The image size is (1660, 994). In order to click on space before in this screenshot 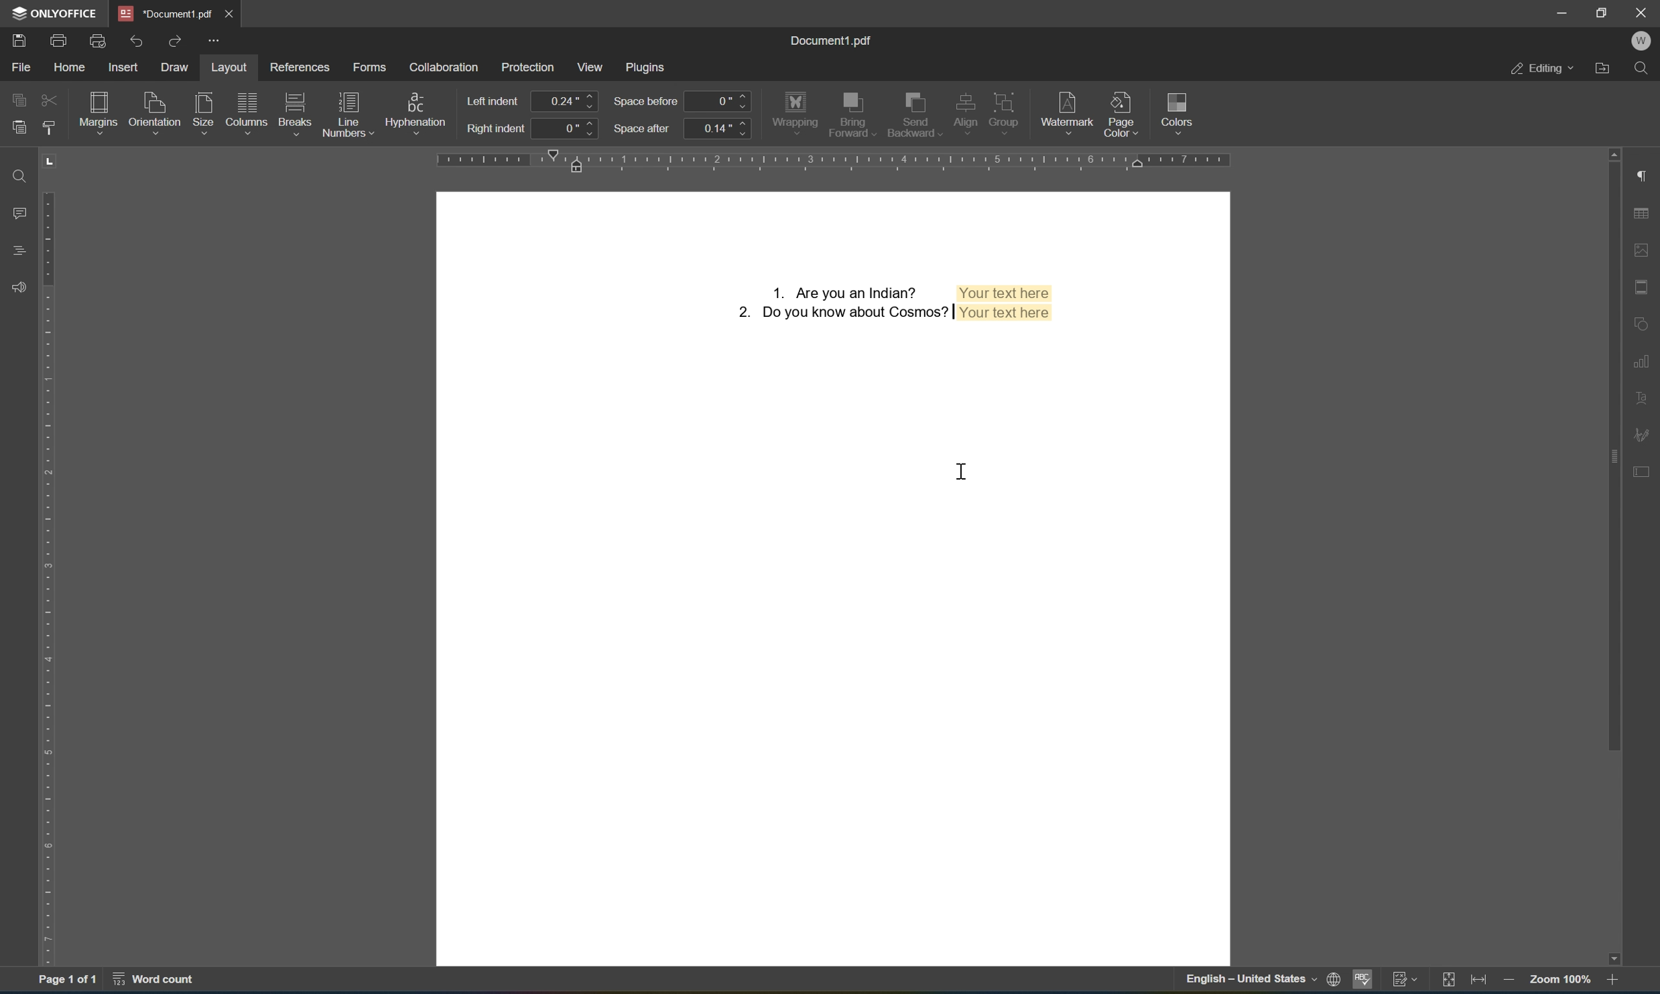, I will do `click(647, 102)`.